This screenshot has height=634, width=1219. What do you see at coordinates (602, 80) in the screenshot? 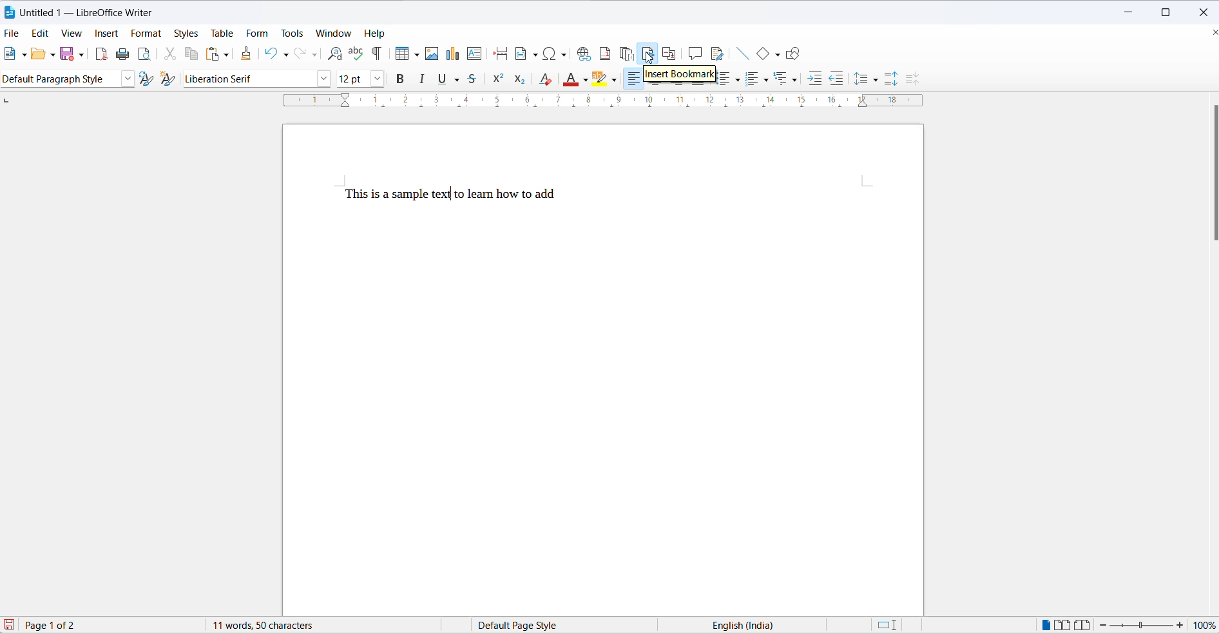
I see `character highlight icon` at bounding box center [602, 80].